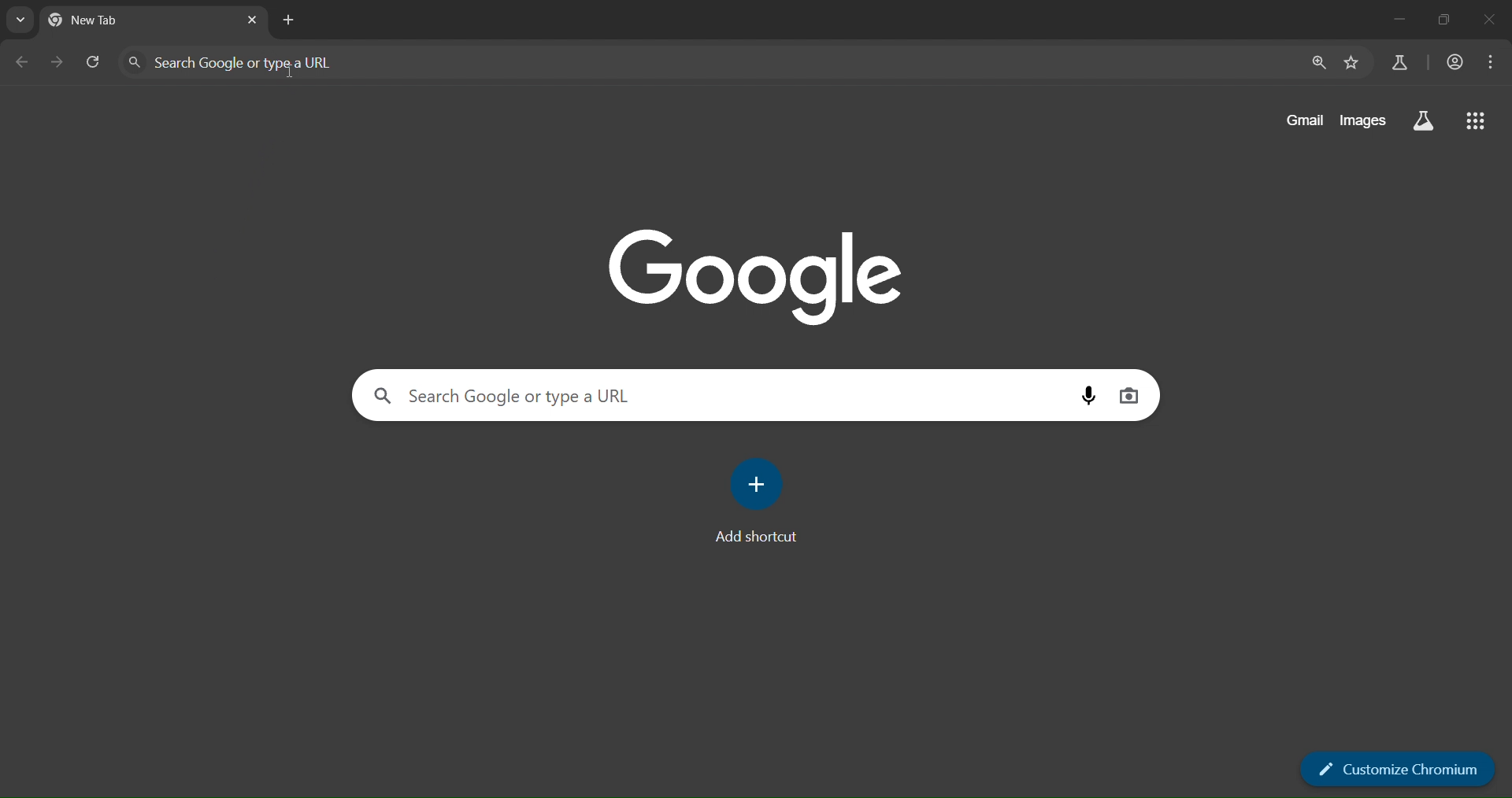 The height and width of the screenshot is (798, 1512). Describe the element at coordinates (1492, 20) in the screenshot. I see `close` at that location.